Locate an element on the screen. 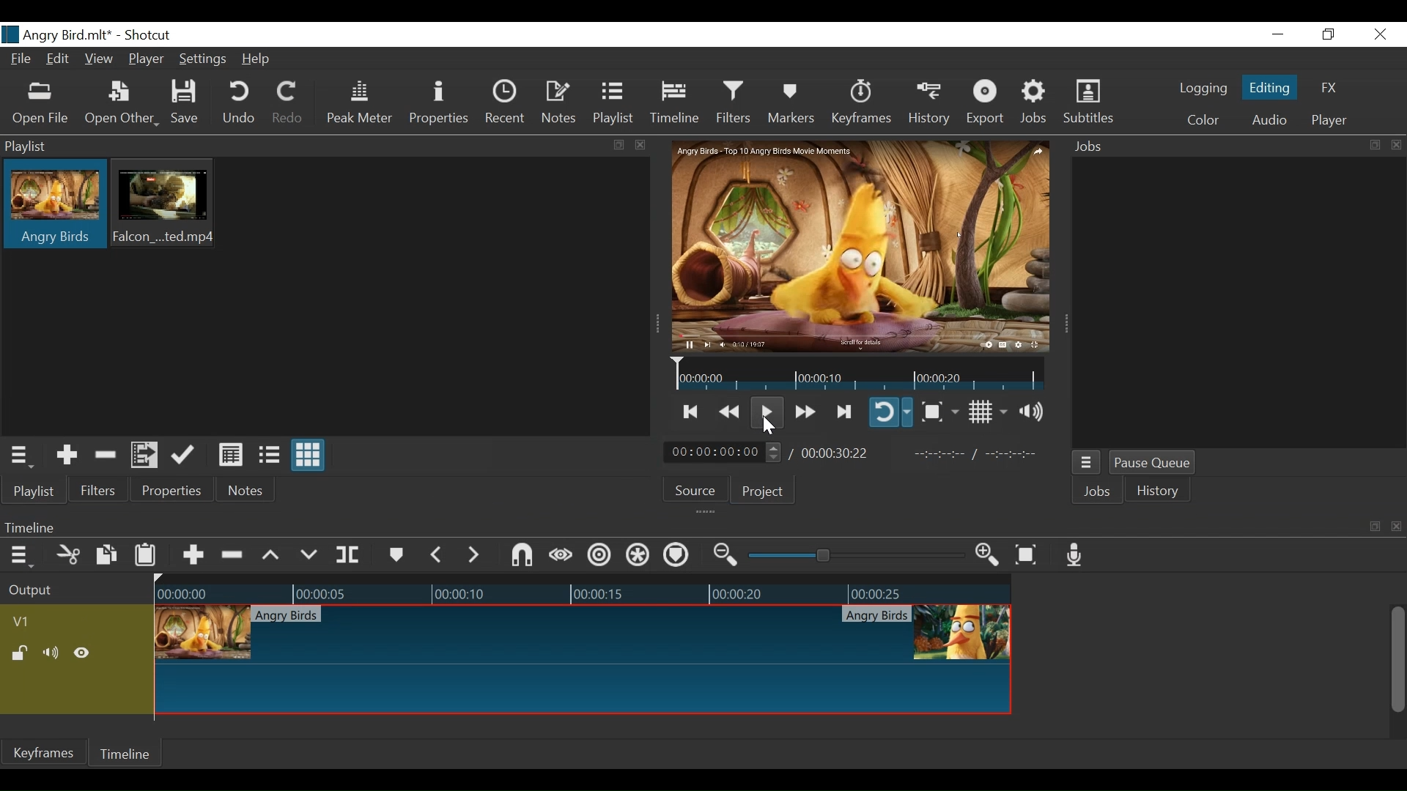  History is located at coordinates (1162, 492).